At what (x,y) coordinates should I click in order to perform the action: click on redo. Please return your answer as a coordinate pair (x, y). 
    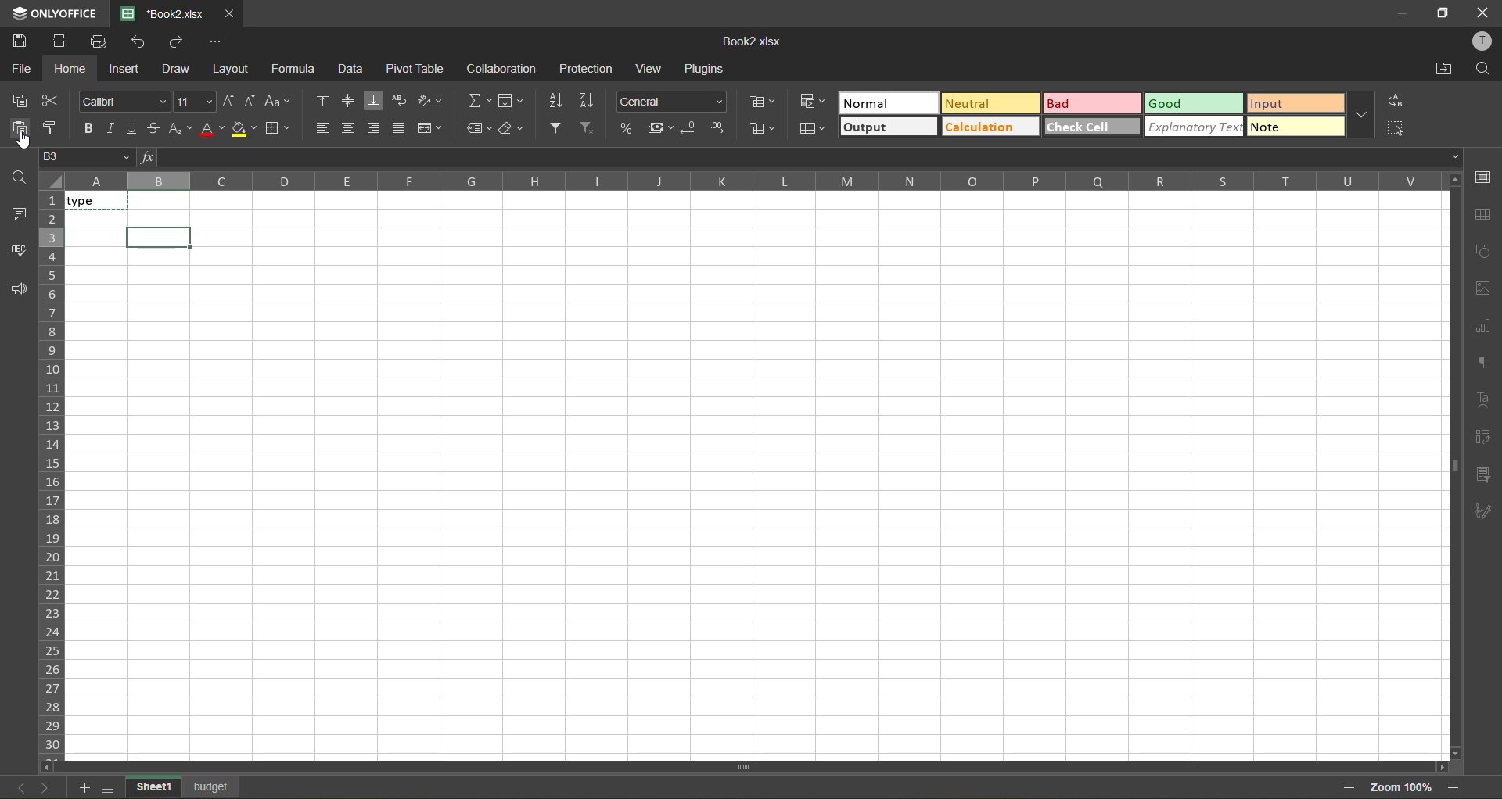
    Looking at the image, I should click on (177, 43).